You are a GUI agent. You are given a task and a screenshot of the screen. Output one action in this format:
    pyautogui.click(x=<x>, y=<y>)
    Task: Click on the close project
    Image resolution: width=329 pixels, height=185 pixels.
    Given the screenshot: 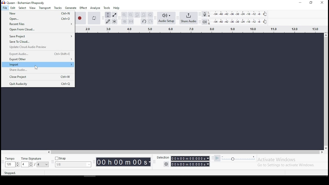 What is the action you would take?
    pyautogui.click(x=38, y=77)
    